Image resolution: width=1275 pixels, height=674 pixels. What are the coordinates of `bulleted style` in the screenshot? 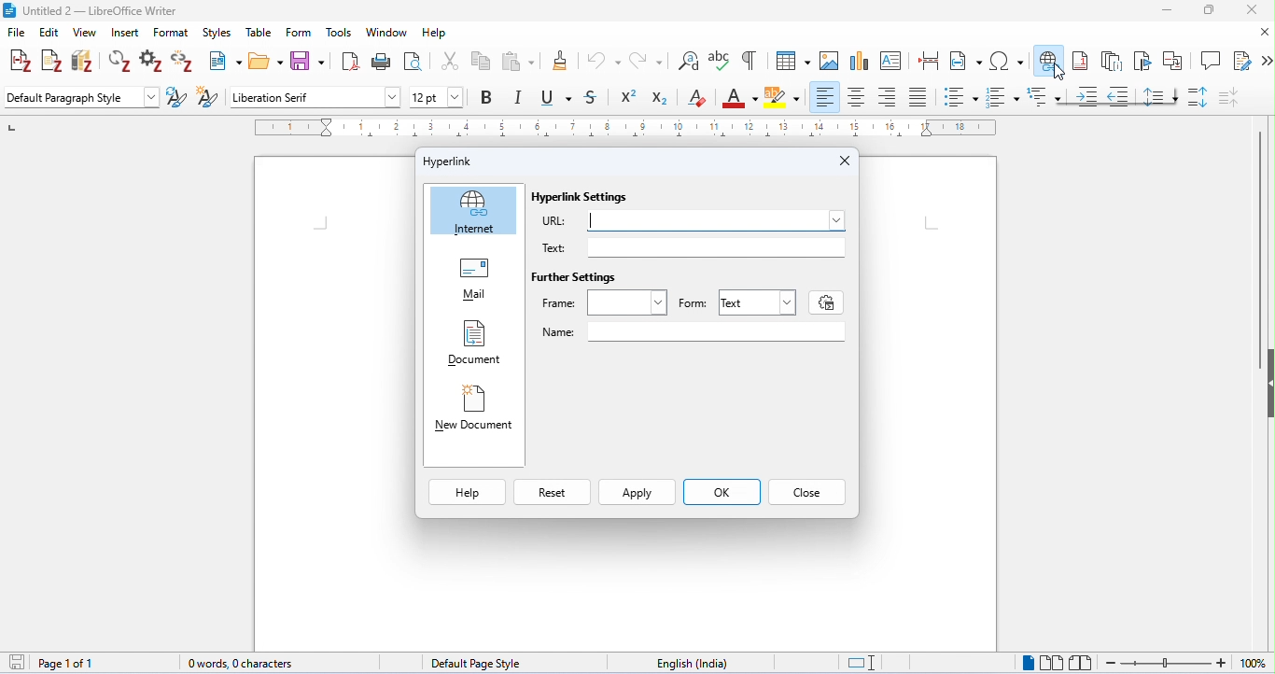 It's located at (962, 98).